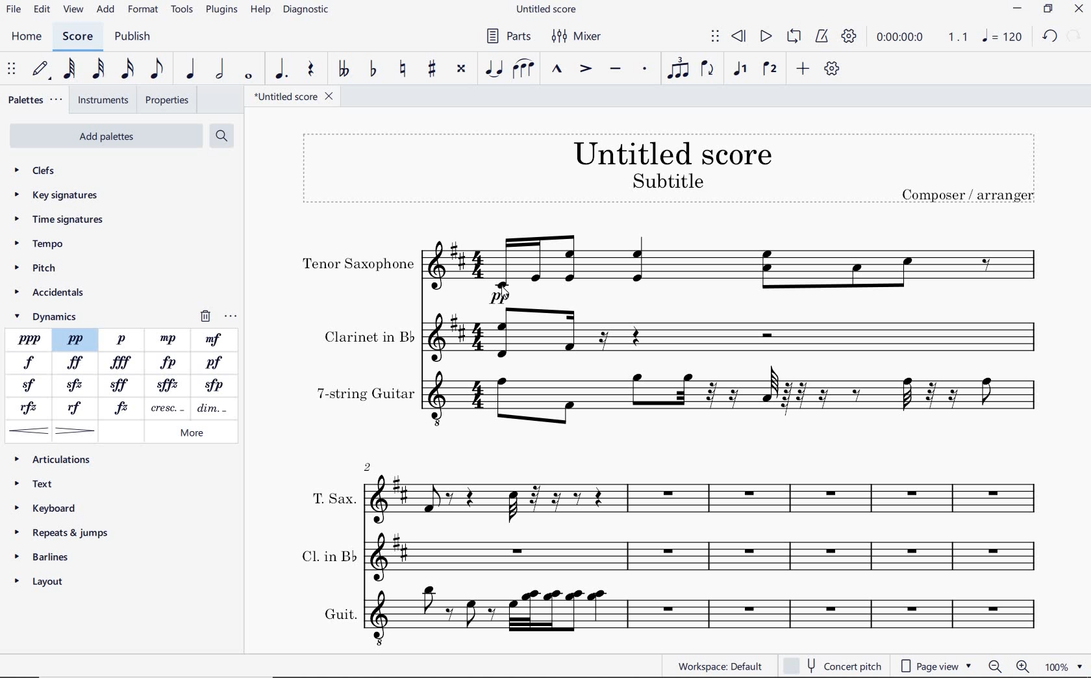 The image size is (1091, 678). What do you see at coordinates (29, 362) in the screenshot?
I see `F(FORTE)` at bounding box center [29, 362].